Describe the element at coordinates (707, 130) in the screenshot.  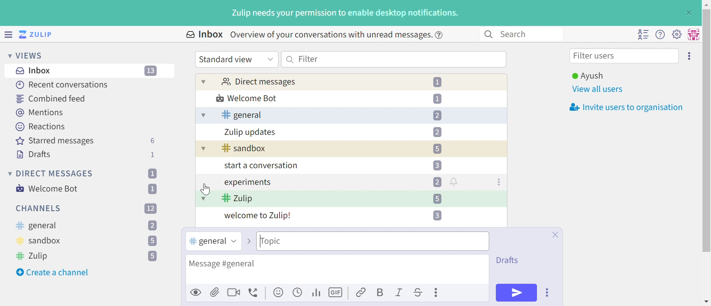
I see `vertical scrollbar` at that location.